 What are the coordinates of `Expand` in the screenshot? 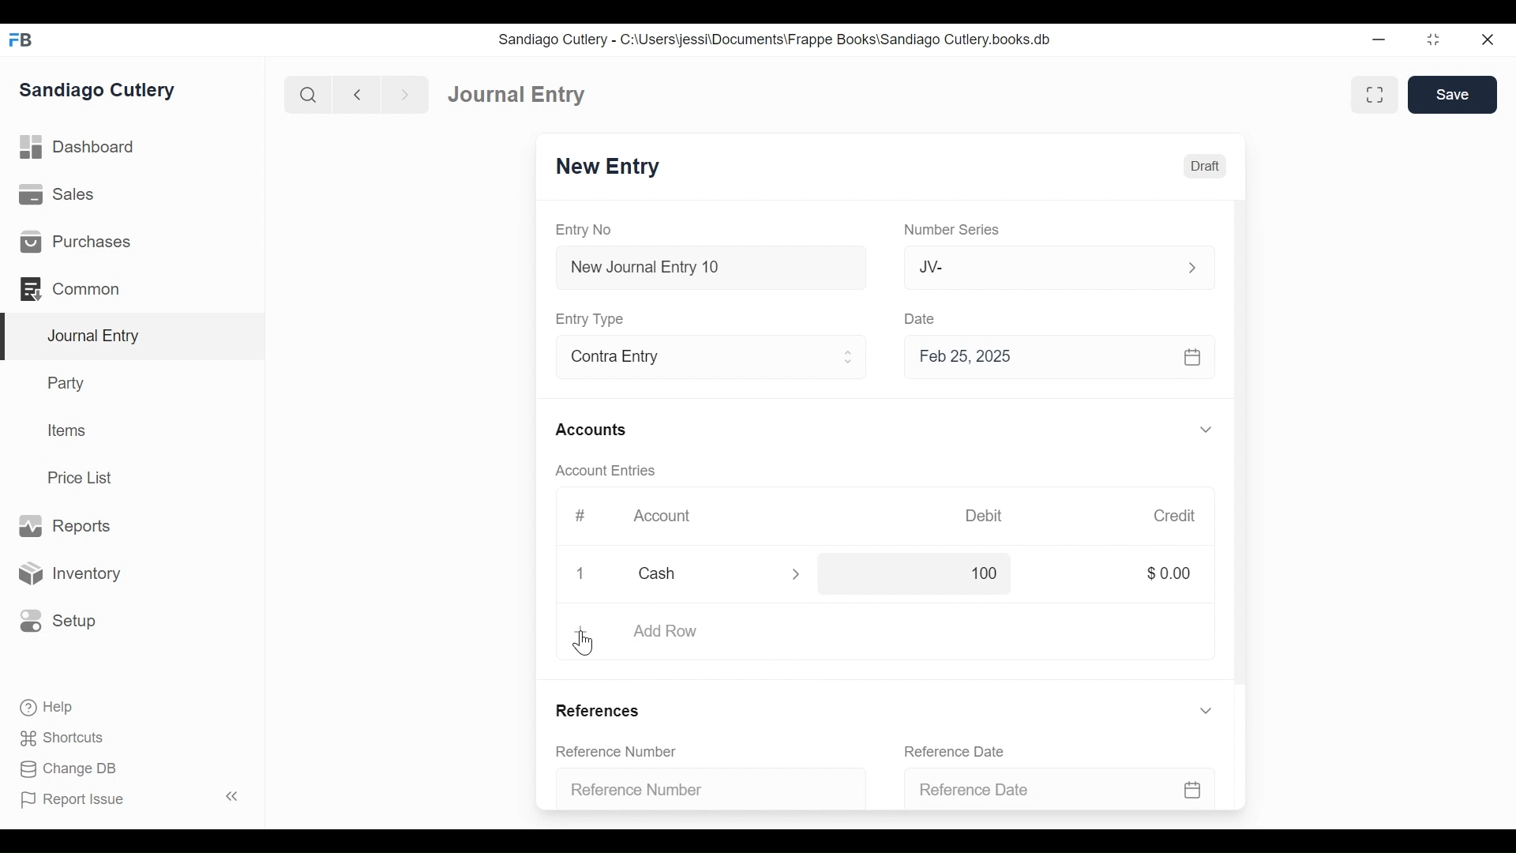 It's located at (1206, 430).